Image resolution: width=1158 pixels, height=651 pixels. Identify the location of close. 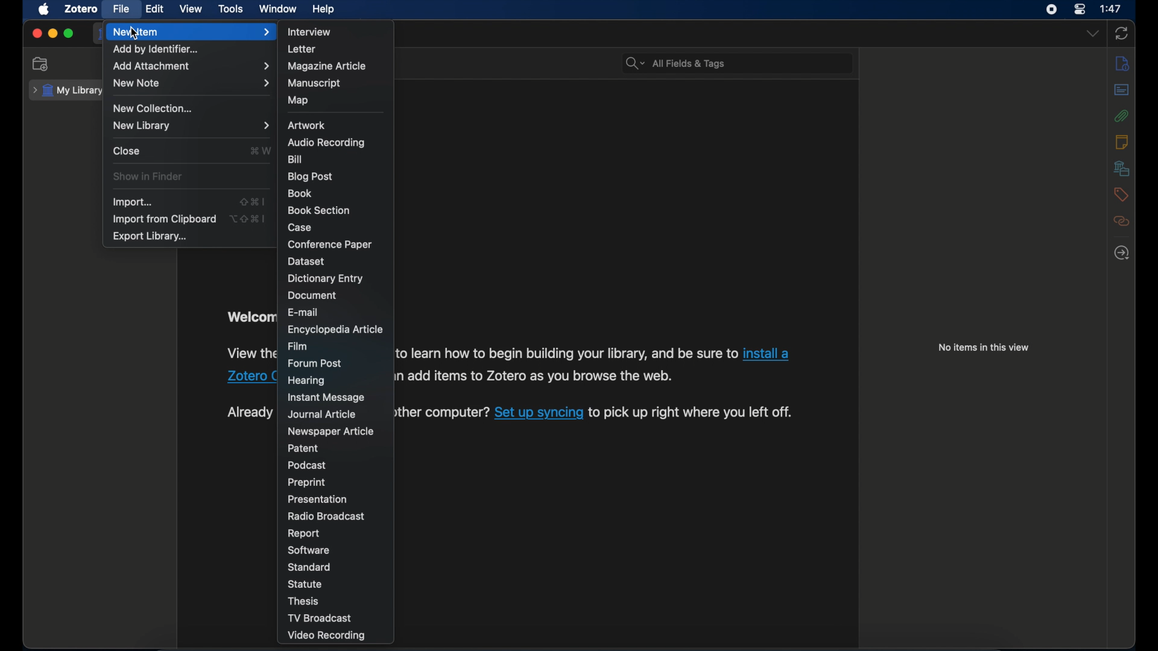
(127, 151).